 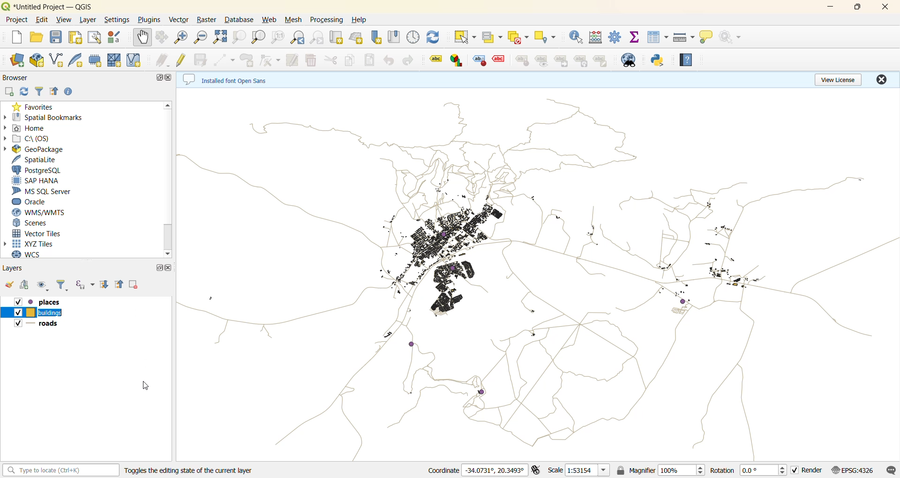 What do you see at coordinates (829, 8) in the screenshot?
I see `minimzie` at bounding box center [829, 8].